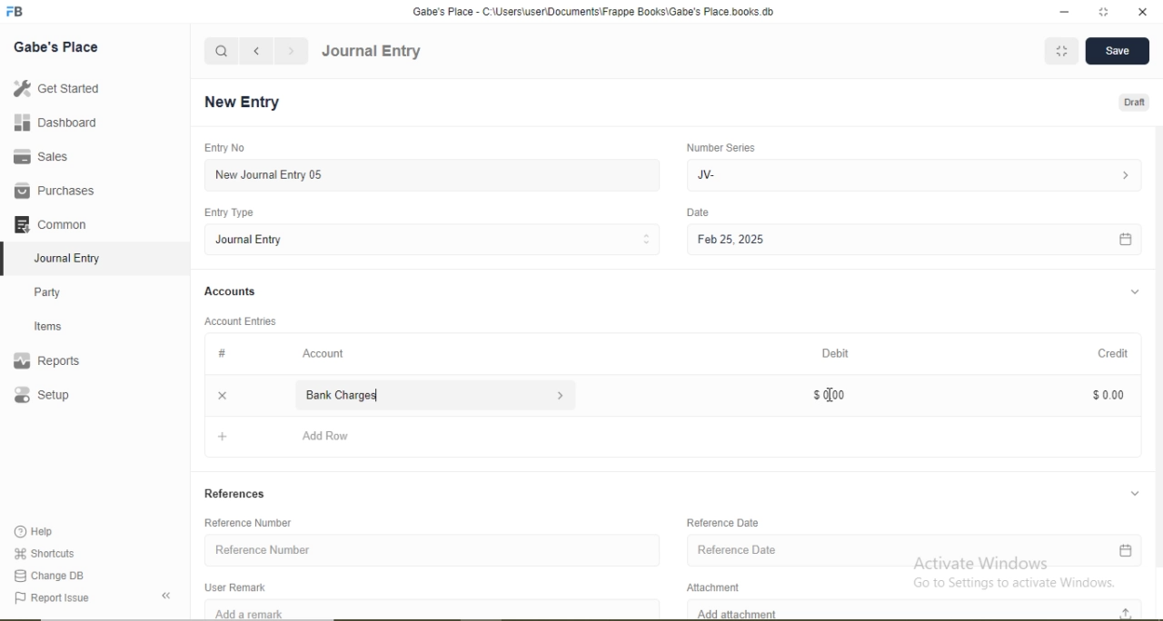 Image resolution: width=1163 pixels, height=621 pixels. Describe the element at coordinates (1136, 103) in the screenshot. I see `Draft` at that location.